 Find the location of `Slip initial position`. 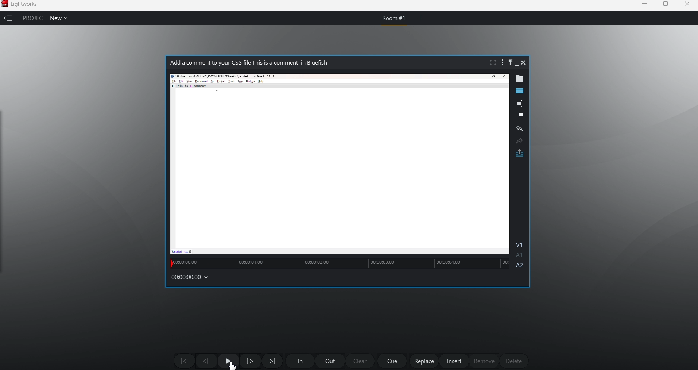

Slip initial position is located at coordinates (170, 263).